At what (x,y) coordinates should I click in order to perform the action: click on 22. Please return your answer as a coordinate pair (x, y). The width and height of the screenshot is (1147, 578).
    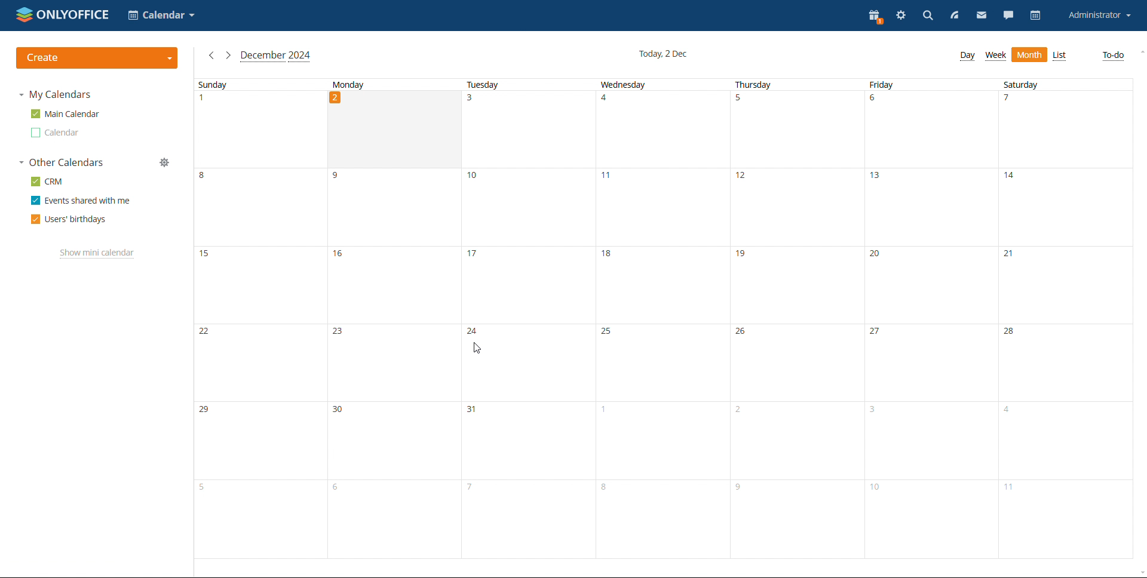
    Looking at the image, I should click on (203, 332).